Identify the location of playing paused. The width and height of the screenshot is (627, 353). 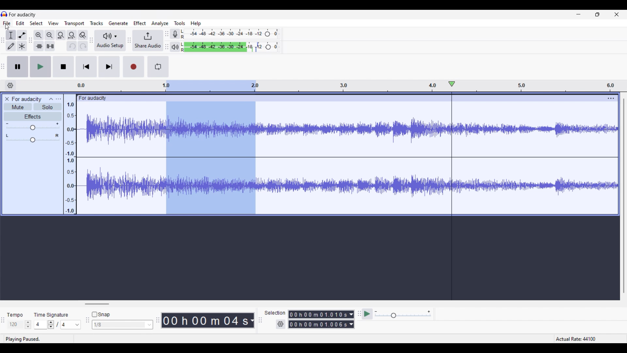
(28, 338).